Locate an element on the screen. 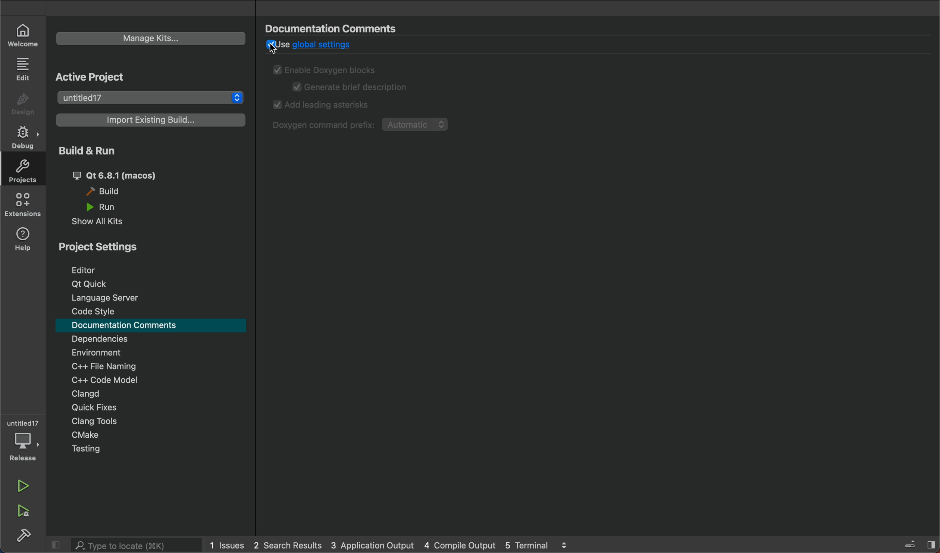 Image resolution: width=940 pixels, height=553 pixels. cursor is located at coordinates (270, 49).